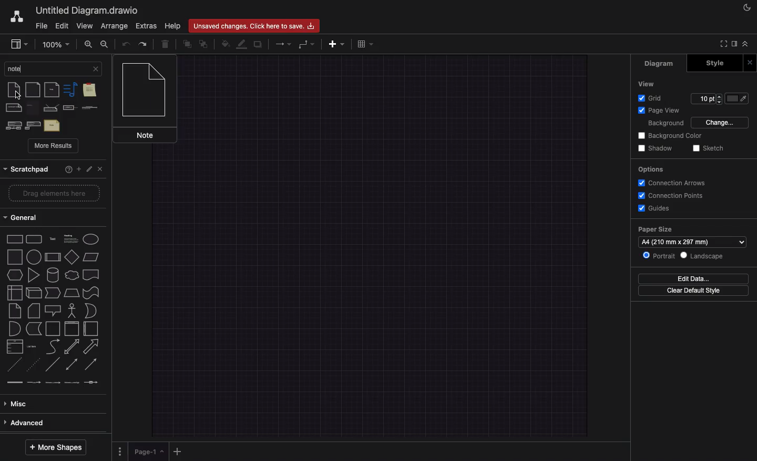  I want to click on vertical container, so click(71, 328).